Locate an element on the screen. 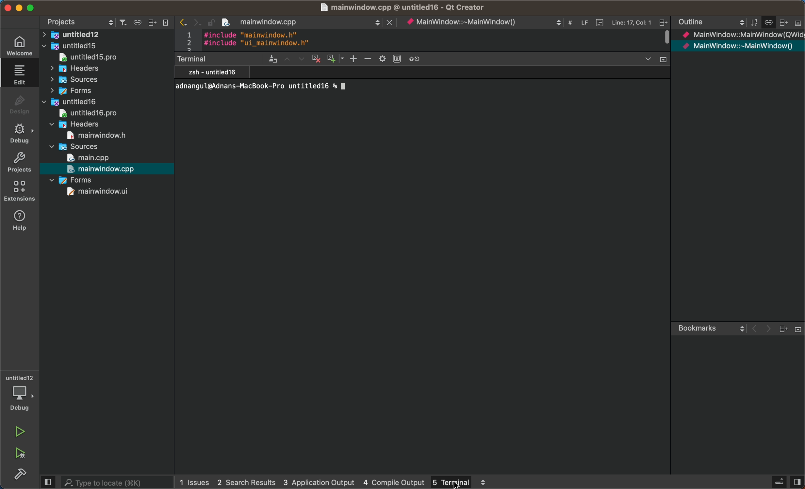  file and folder is located at coordinates (76, 147).